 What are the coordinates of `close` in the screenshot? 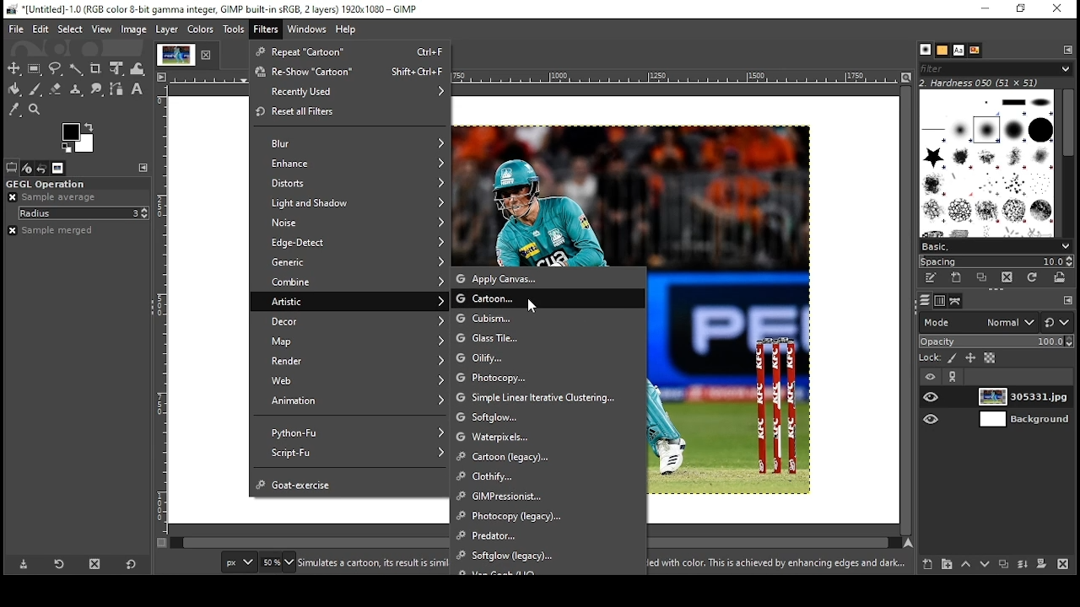 It's located at (208, 54).